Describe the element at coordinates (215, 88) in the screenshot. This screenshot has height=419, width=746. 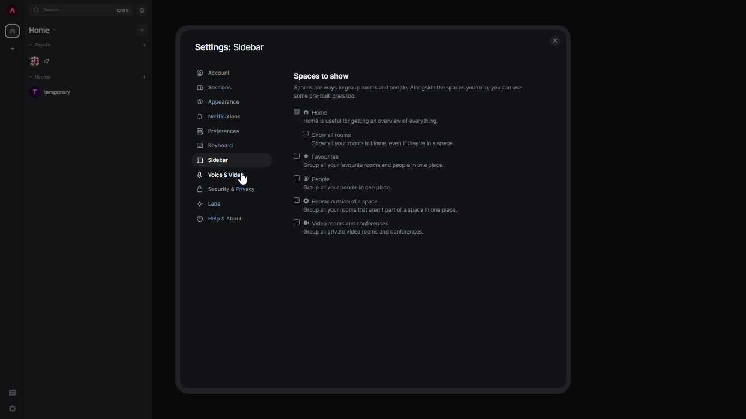
I see `sessions` at that location.